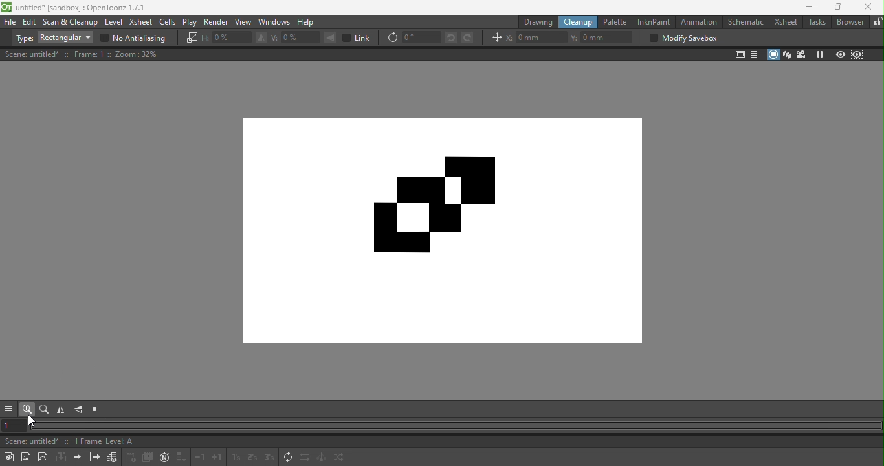 This screenshot has width=884, height=466. What do you see at coordinates (31, 54) in the screenshot?
I see `Object name` at bounding box center [31, 54].